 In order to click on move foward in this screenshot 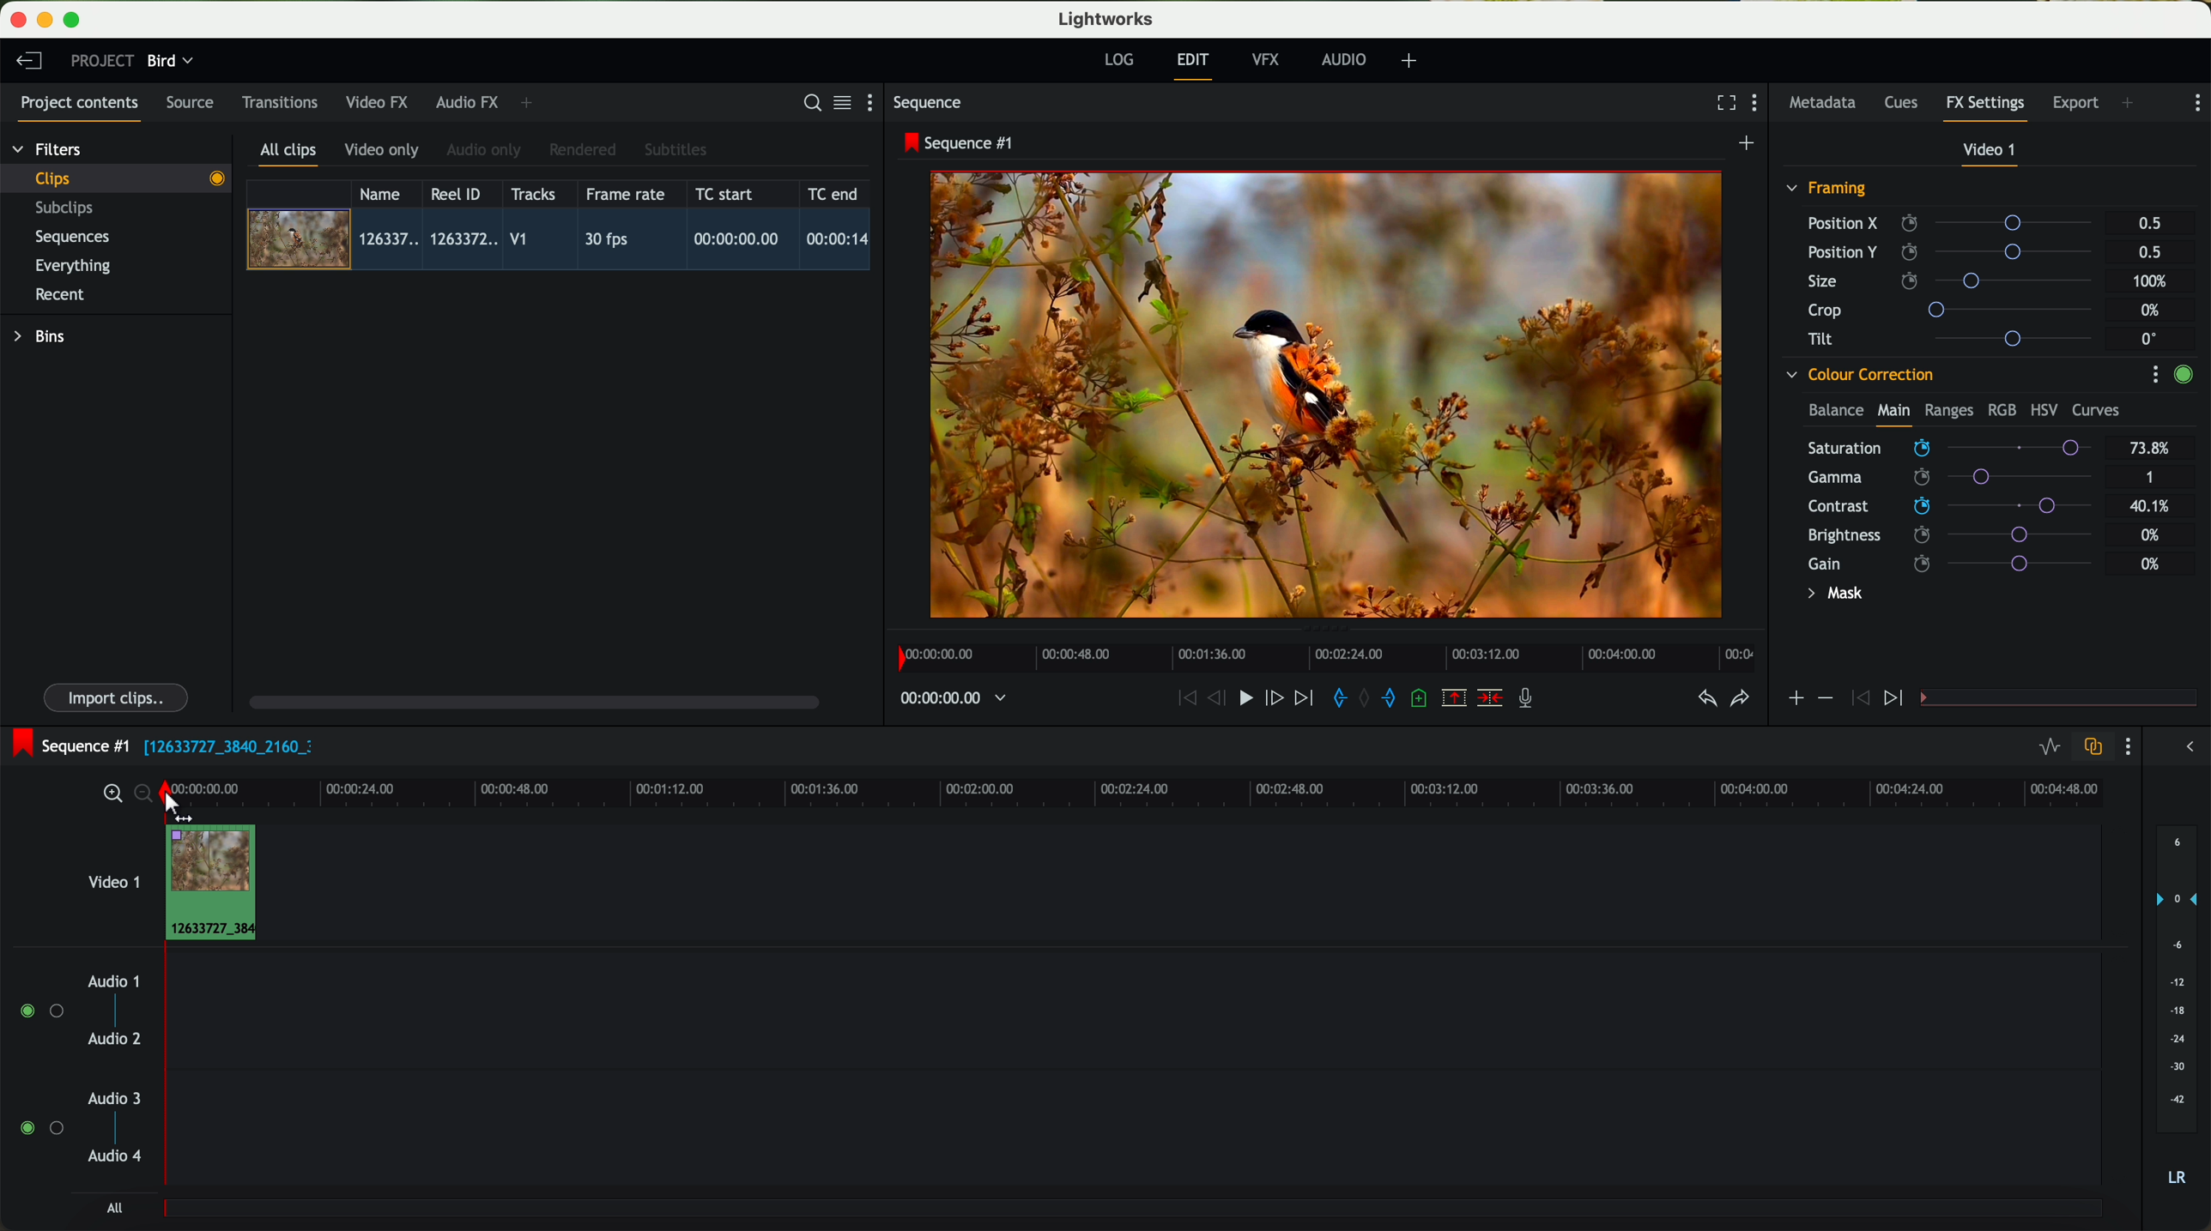, I will do `click(1303, 698)`.